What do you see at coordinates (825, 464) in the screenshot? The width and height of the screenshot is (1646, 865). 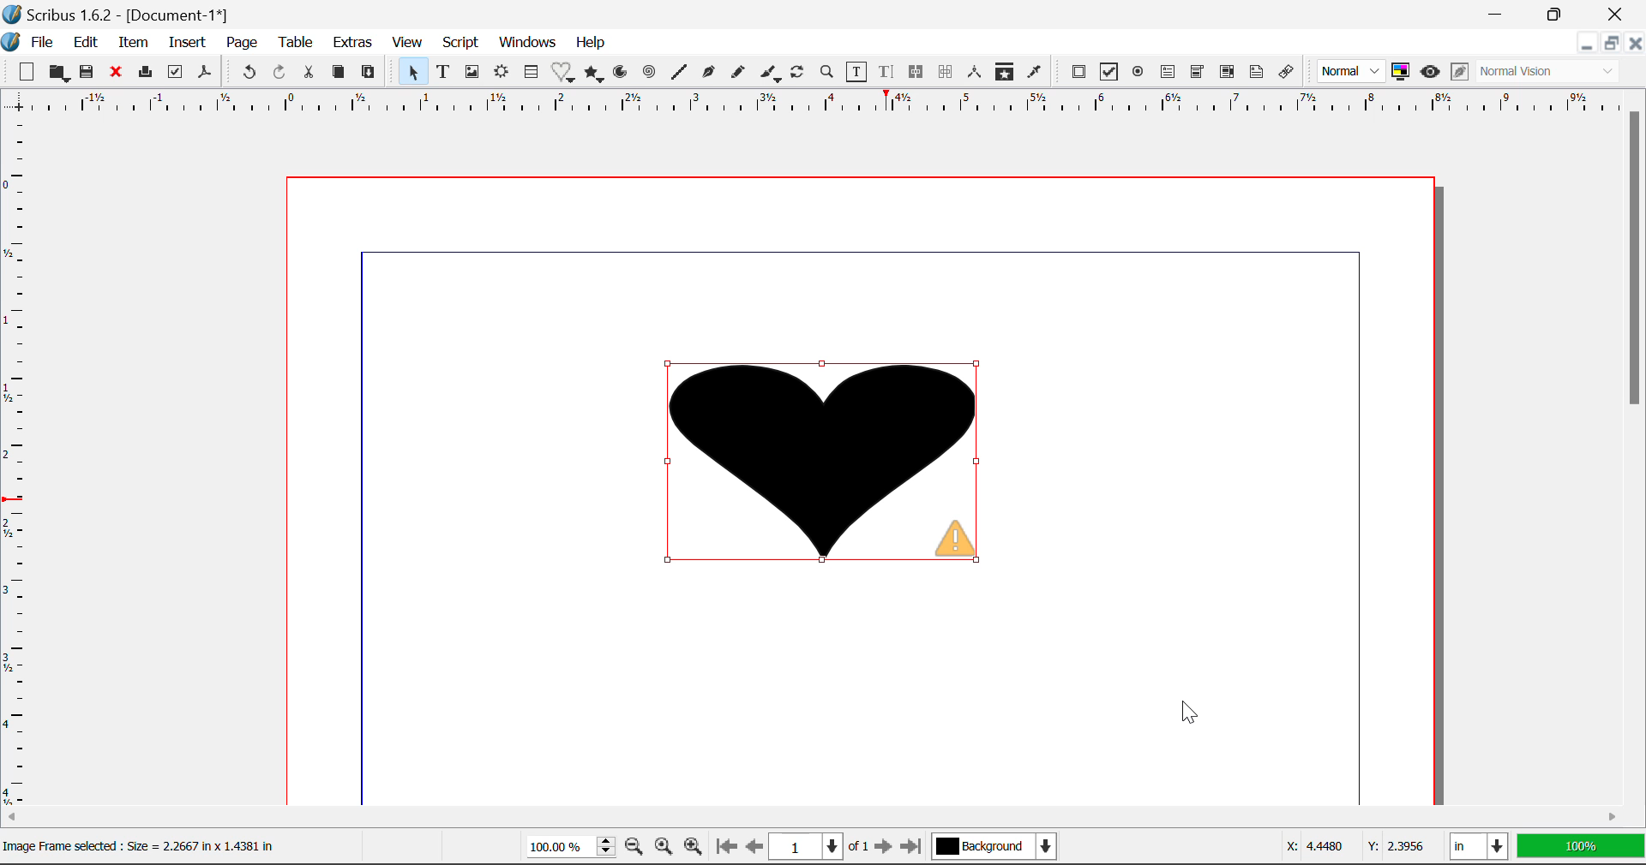 I see `Image fitted into heart shape frame` at bounding box center [825, 464].